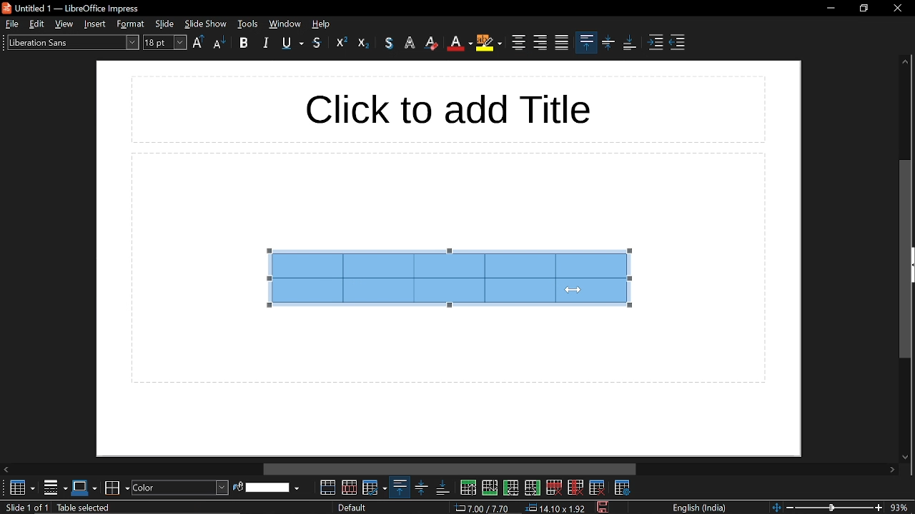 This screenshot has width=915, height=514. What do you see at coordinates (410, 41) in the screenshot?
I see `highlight` at bounding box center [410, 41].